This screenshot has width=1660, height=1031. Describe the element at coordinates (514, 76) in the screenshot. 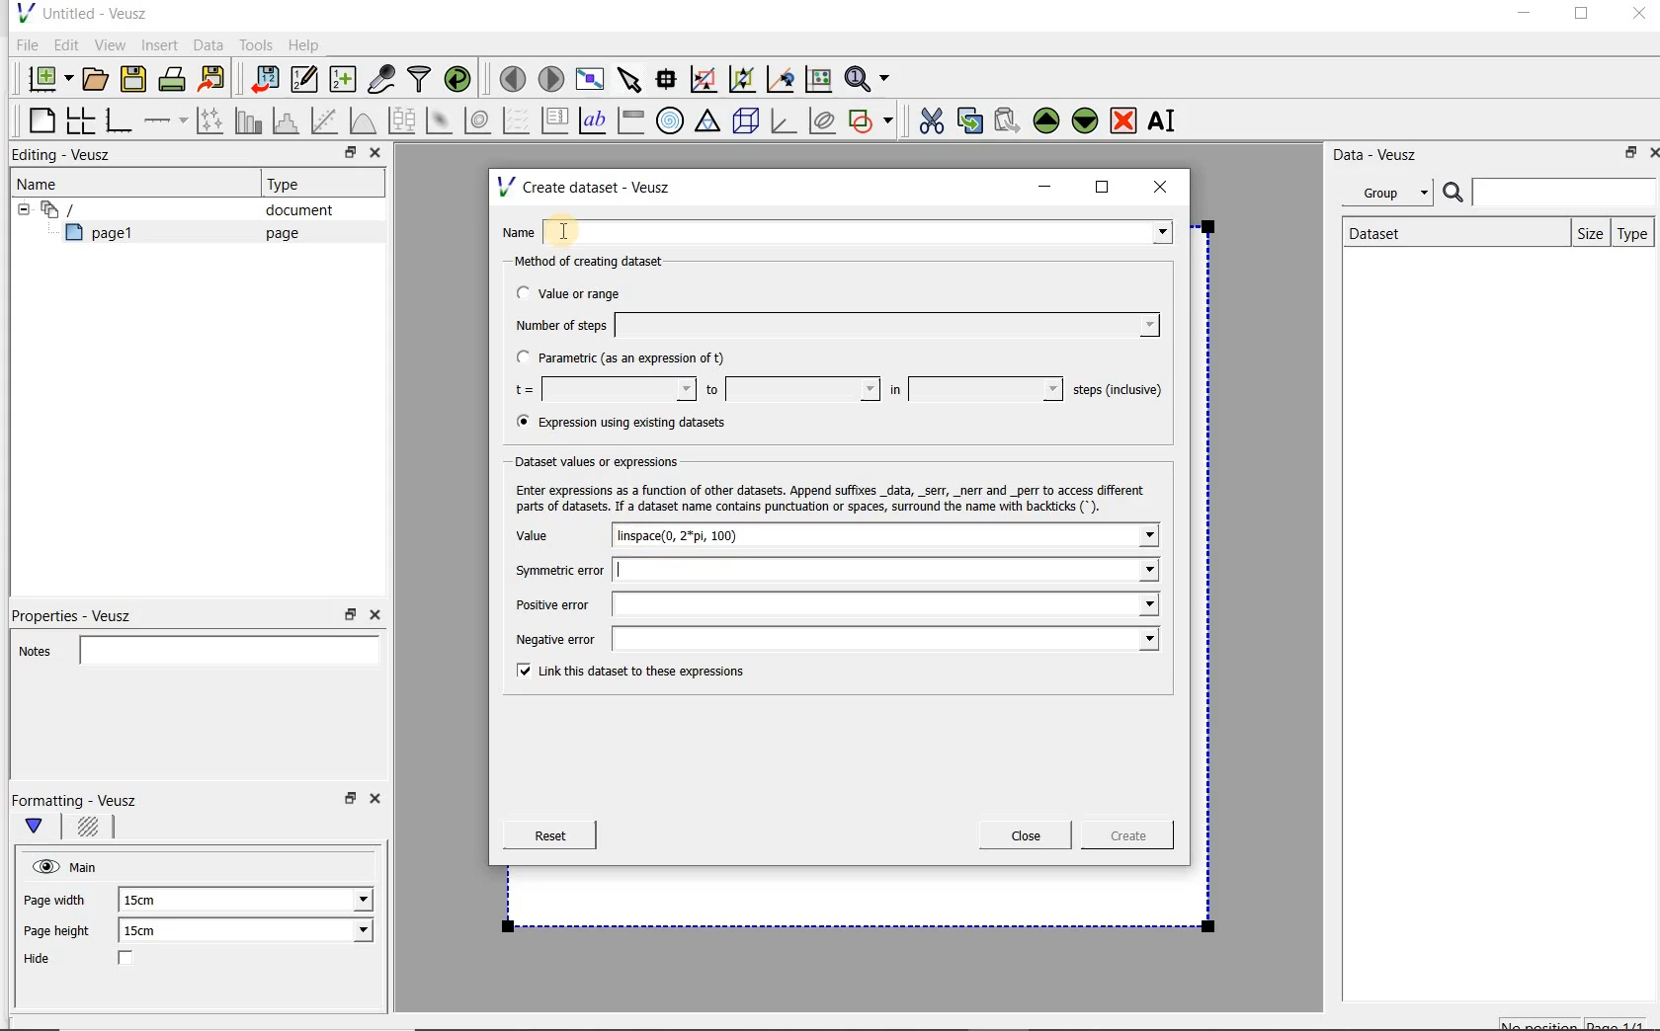

I see `move to the previous page` at that location.